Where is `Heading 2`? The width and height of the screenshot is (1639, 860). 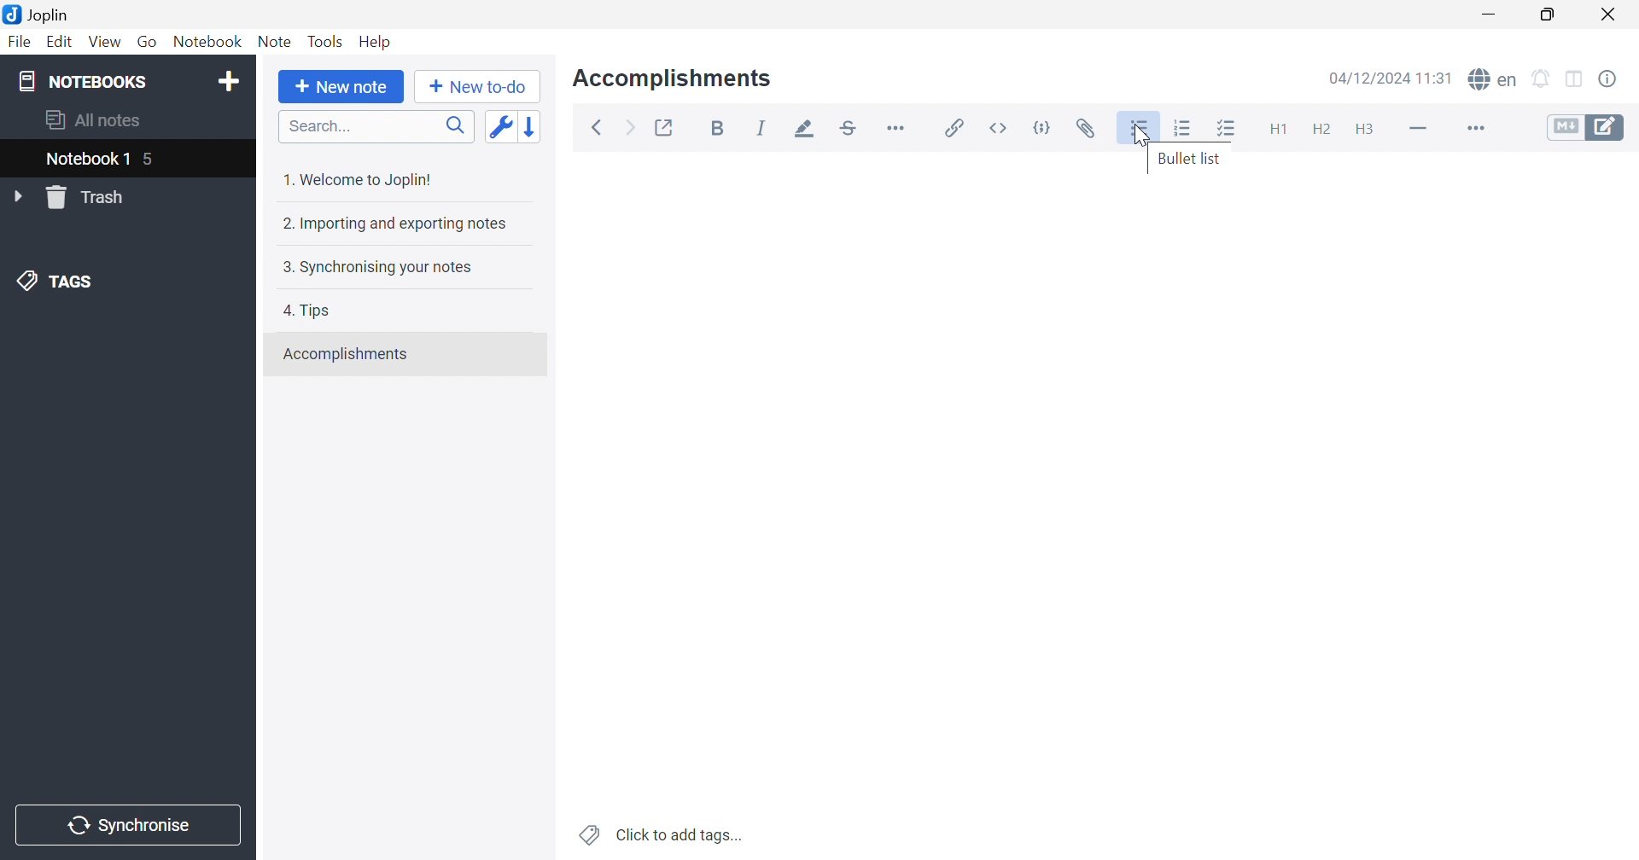 Heading 2 is located at coordinates (1320, 127).